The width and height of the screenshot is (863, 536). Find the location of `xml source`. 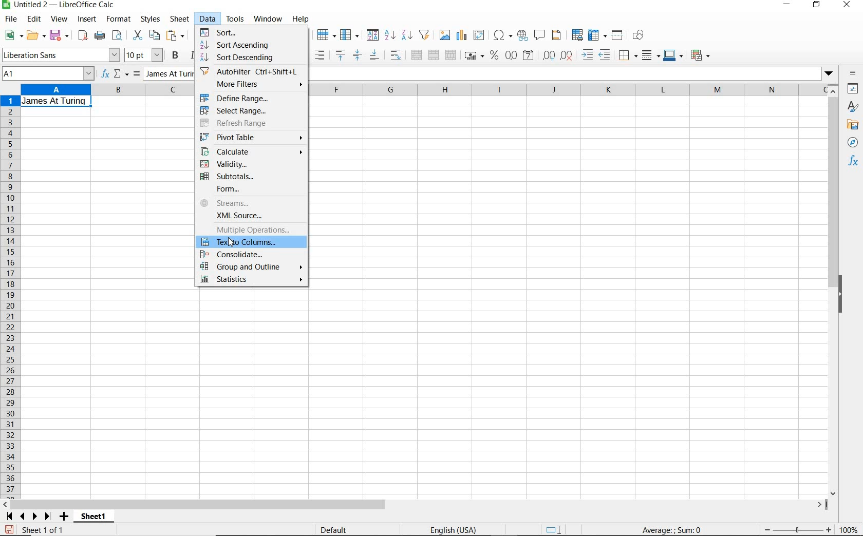

xml source is located at coordinates (251, 216).